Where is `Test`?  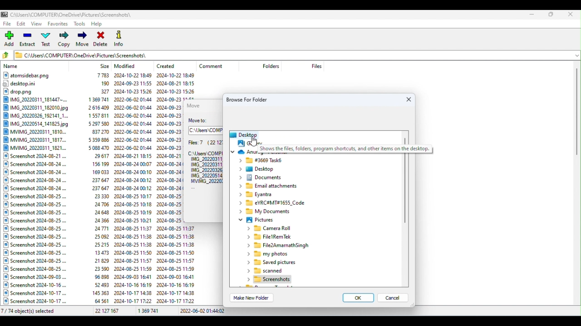 Test is located at coordinates (48, 40).